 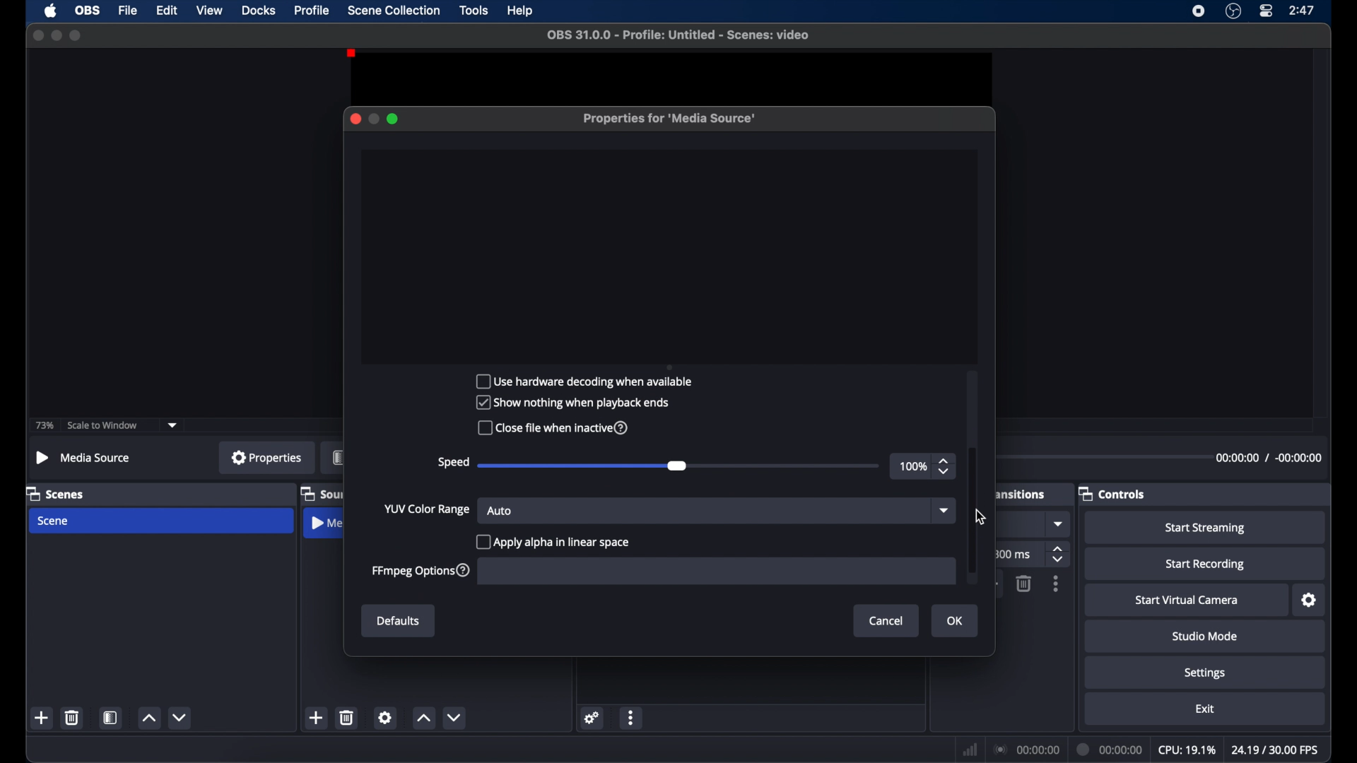 I want to click on connection, so click(x=1027, y=750).